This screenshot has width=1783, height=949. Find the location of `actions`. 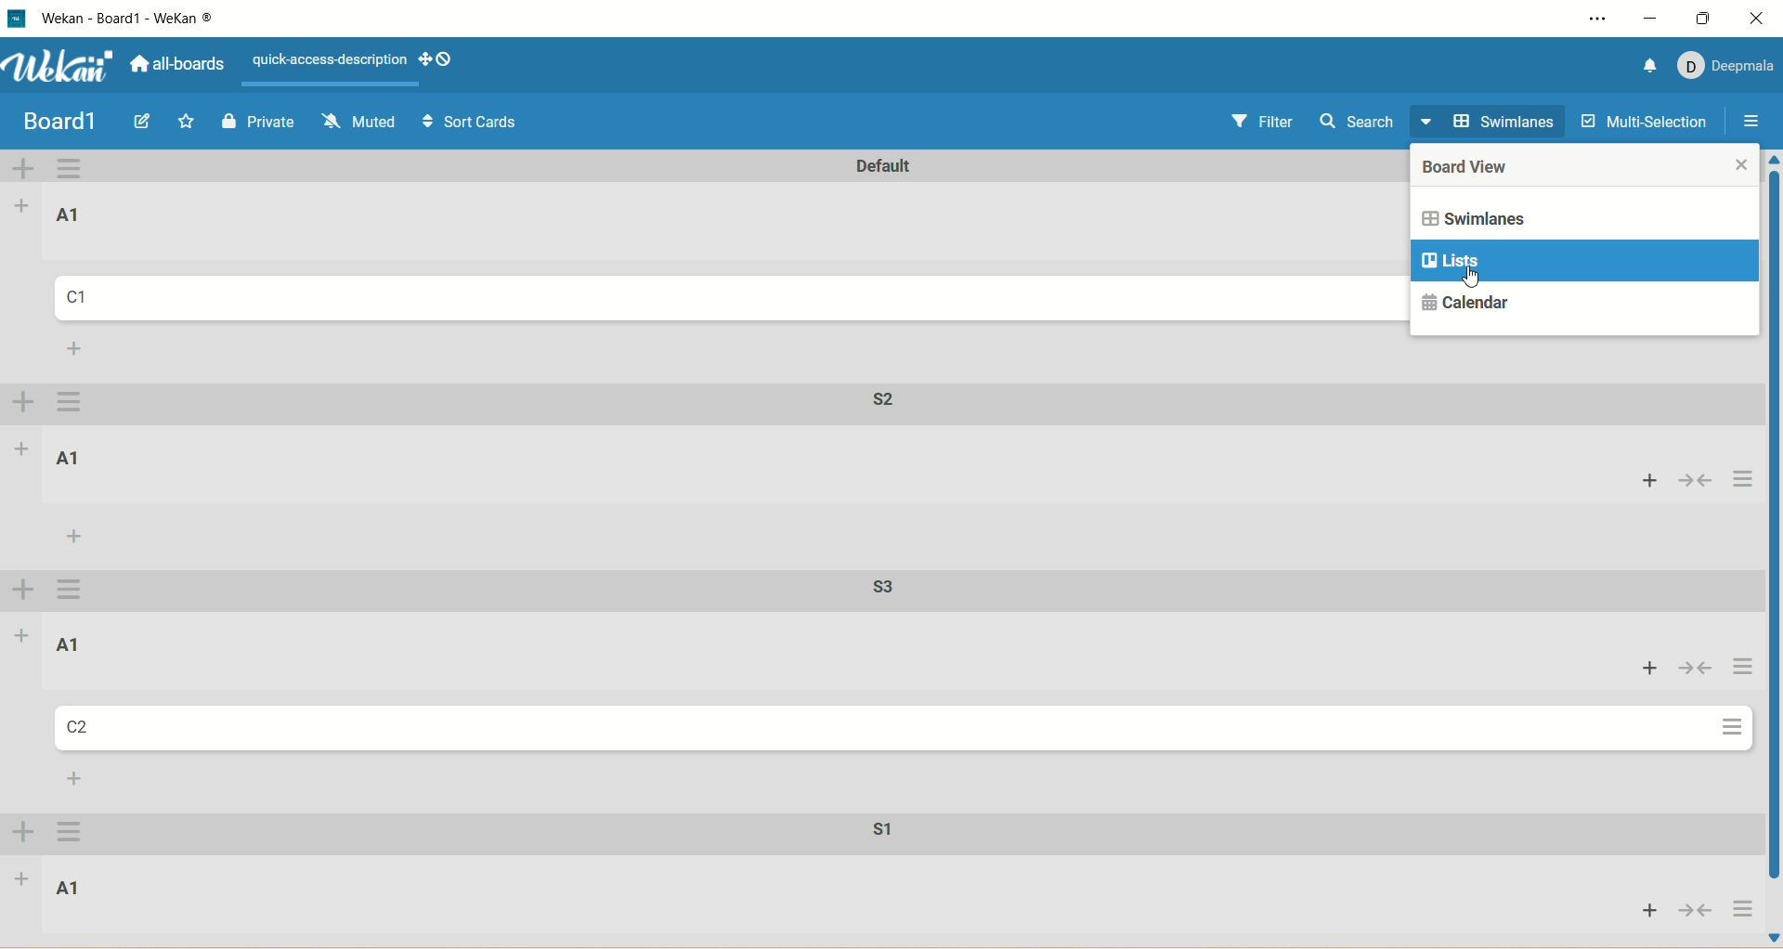

actions is located at coordinates (1741, 909).